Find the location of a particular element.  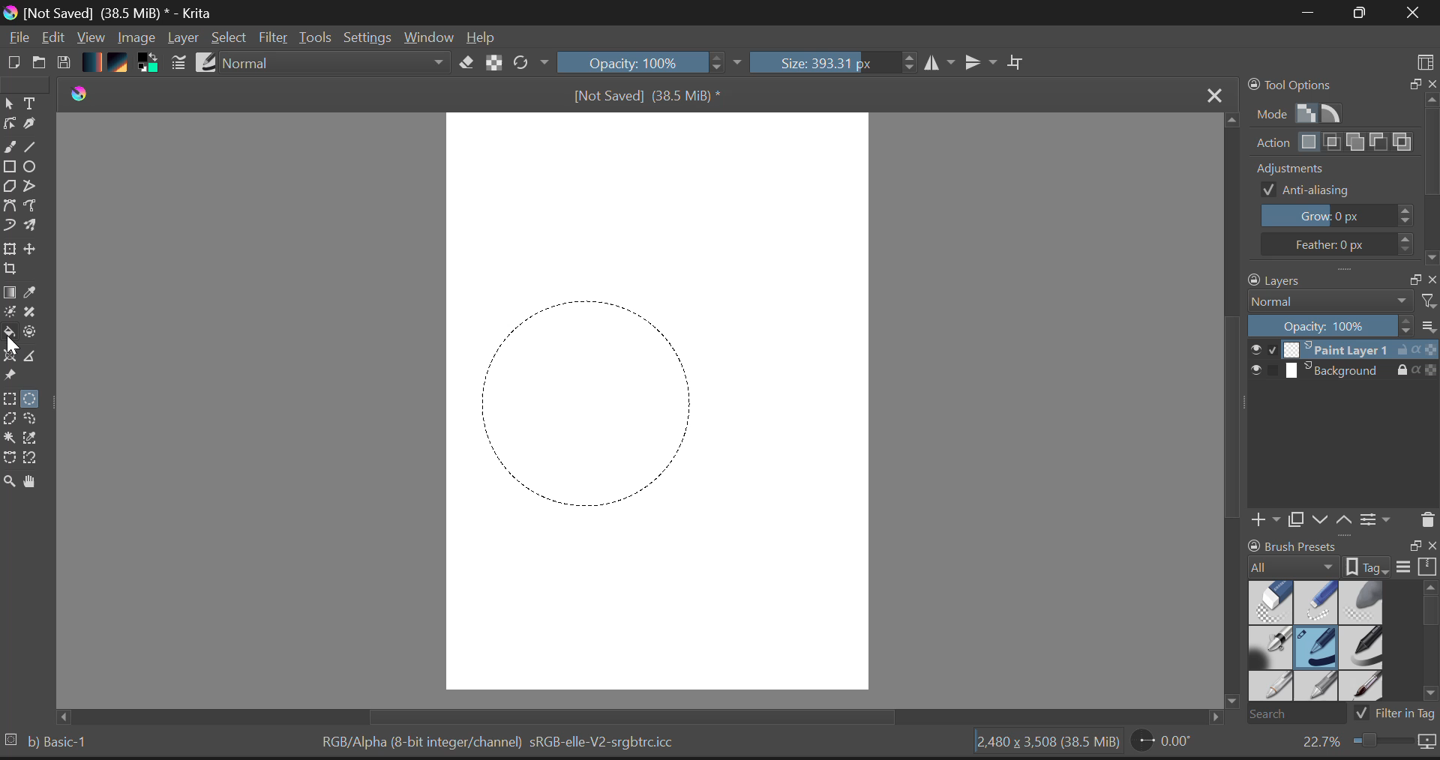

Bezier Curve is located at coordinates (10, 458).